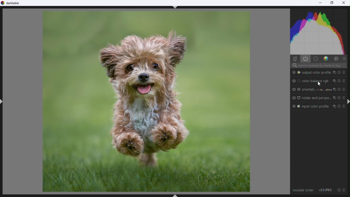  What do you see at coordinates (319, 98) in the screenshot?
I see `rotate And perspective` at bounding box center [319, 98].